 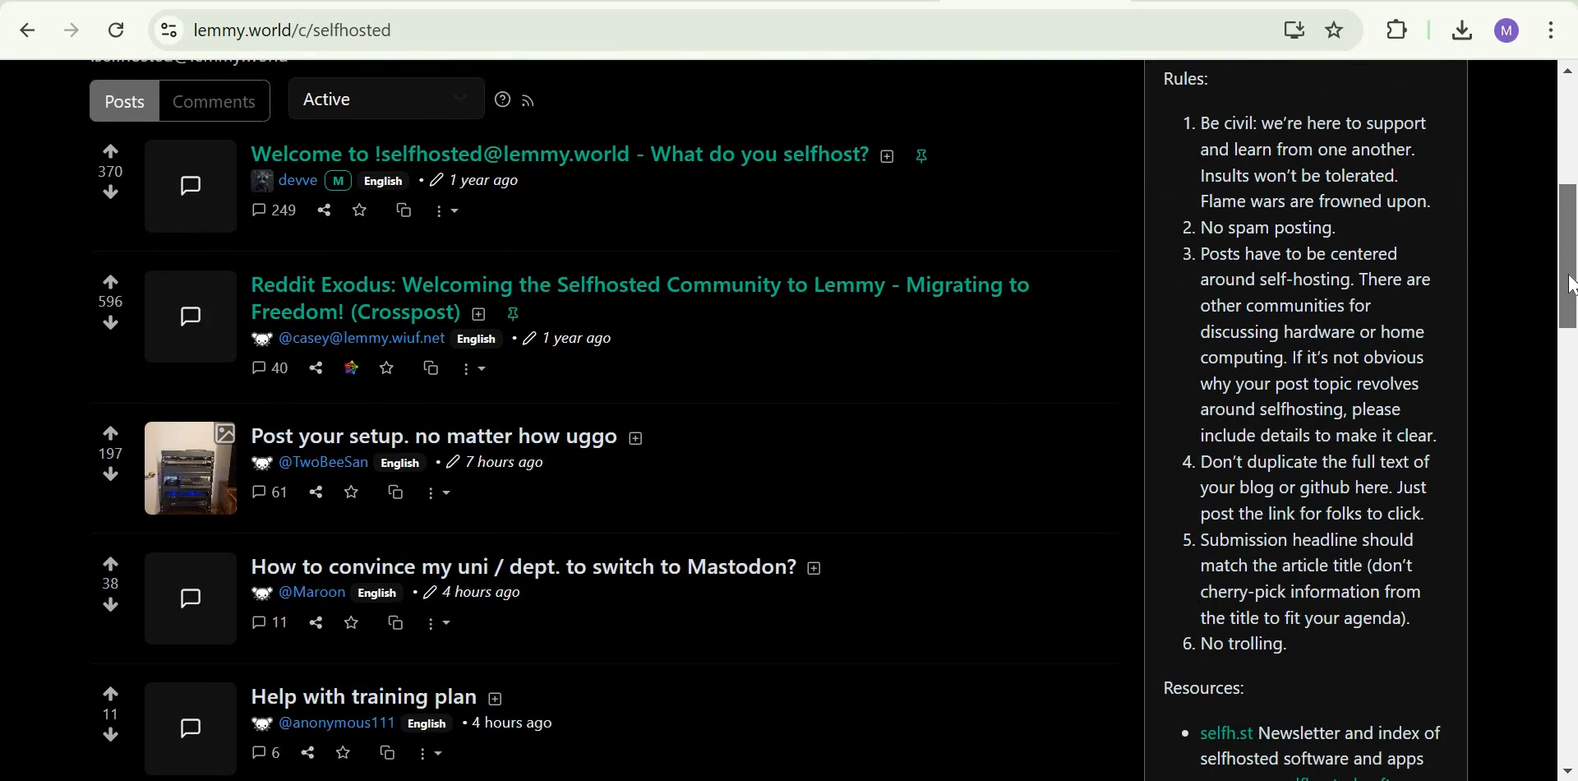 What do you see at coordinates (270, 368) in the screenshot?
I see `40 comments` at bounding box center [270, 368].